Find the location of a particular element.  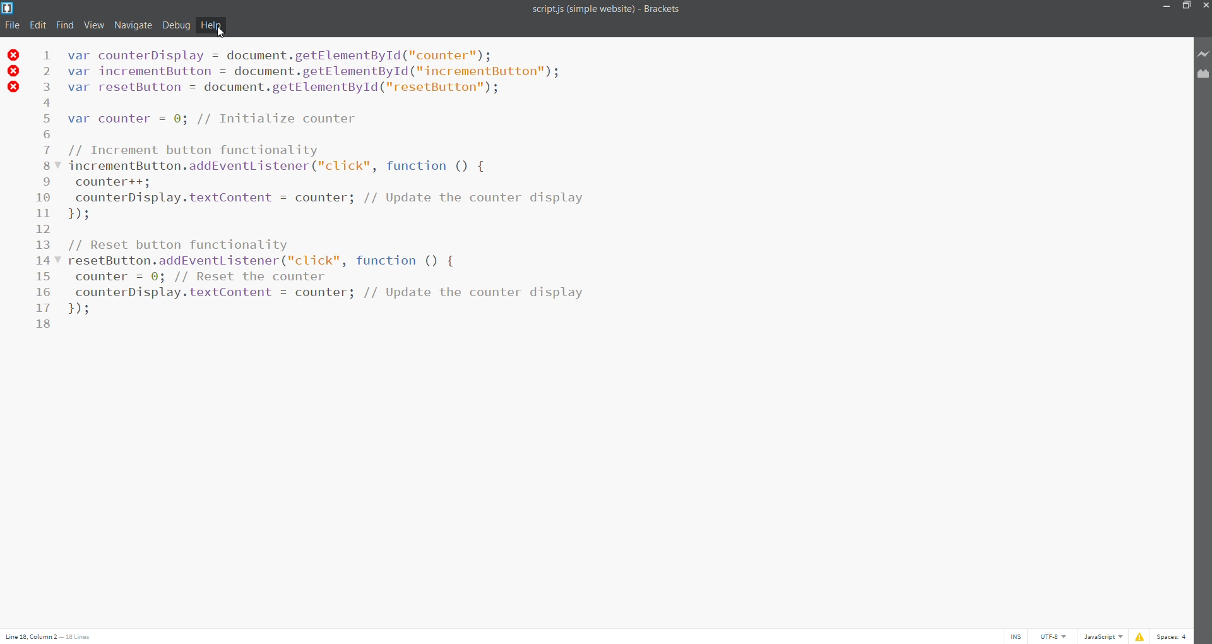

extension manager is located at coordinates (1201, 76).